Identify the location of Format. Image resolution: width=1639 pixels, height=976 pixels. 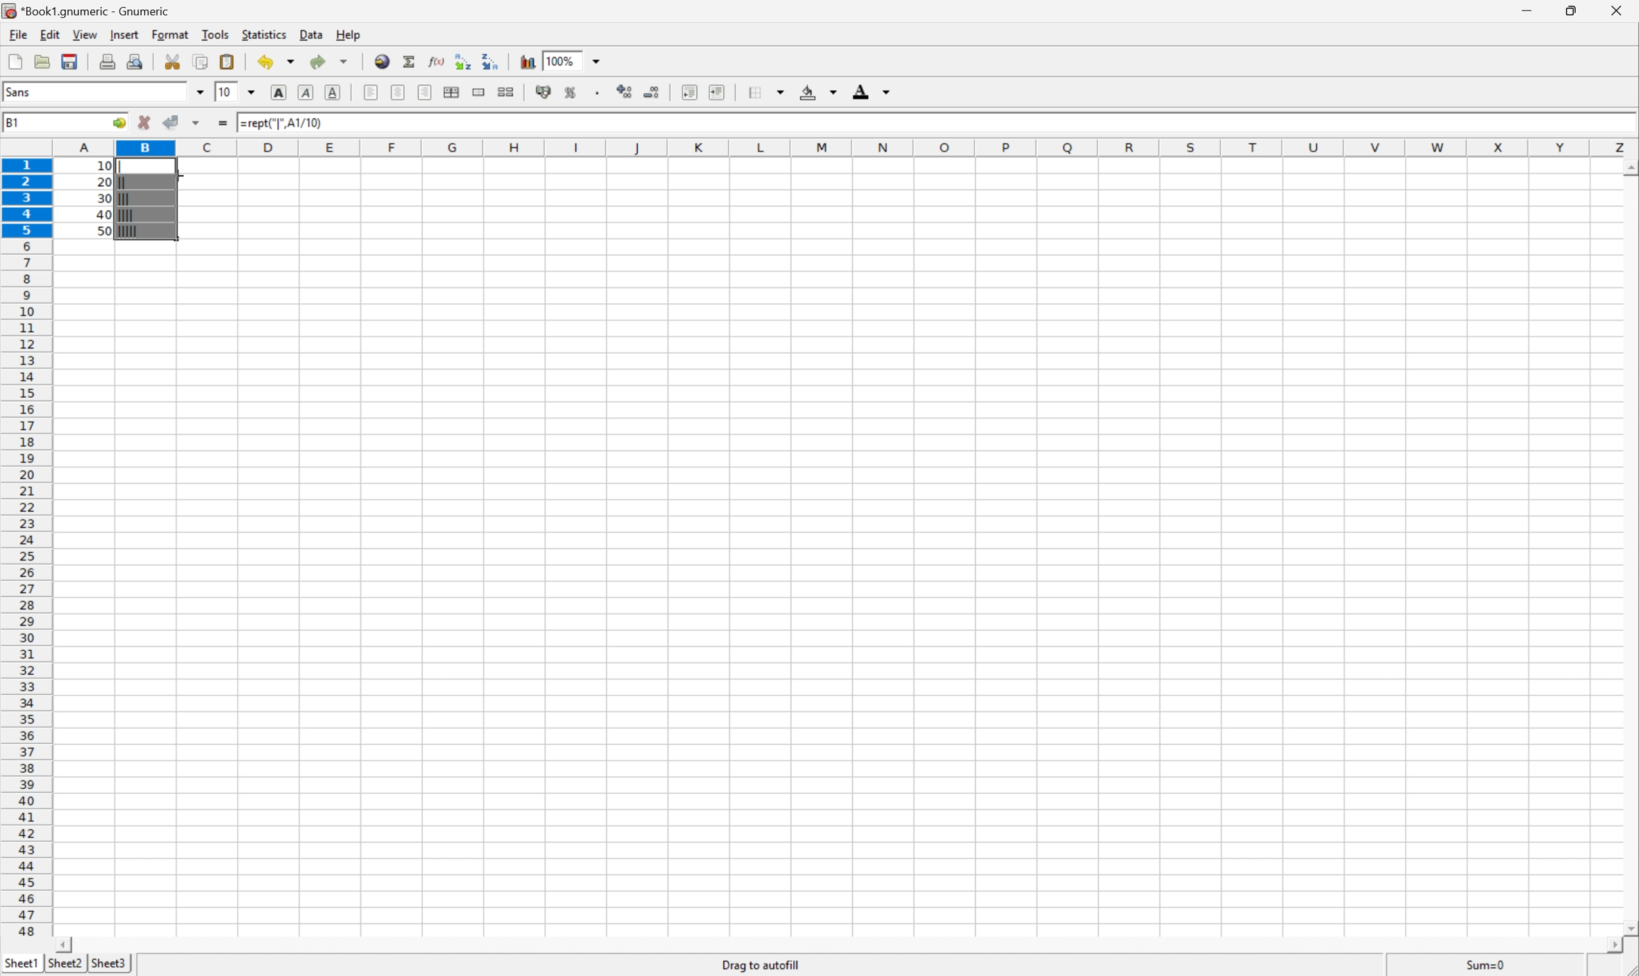
(170, 34).